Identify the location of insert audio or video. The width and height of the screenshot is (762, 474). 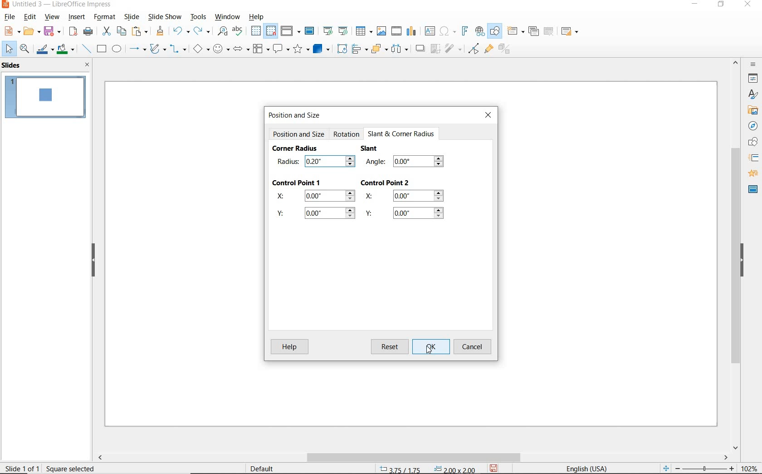
(397, 31).